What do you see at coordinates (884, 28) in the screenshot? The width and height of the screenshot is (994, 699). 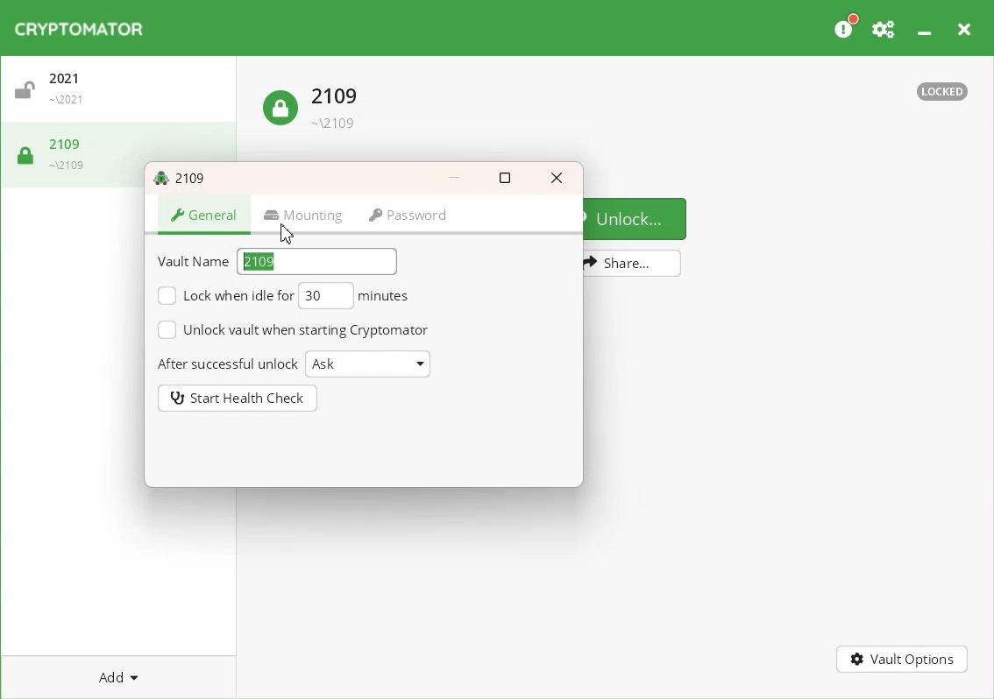 I see `Preferences` at bounding box center [884, 28].